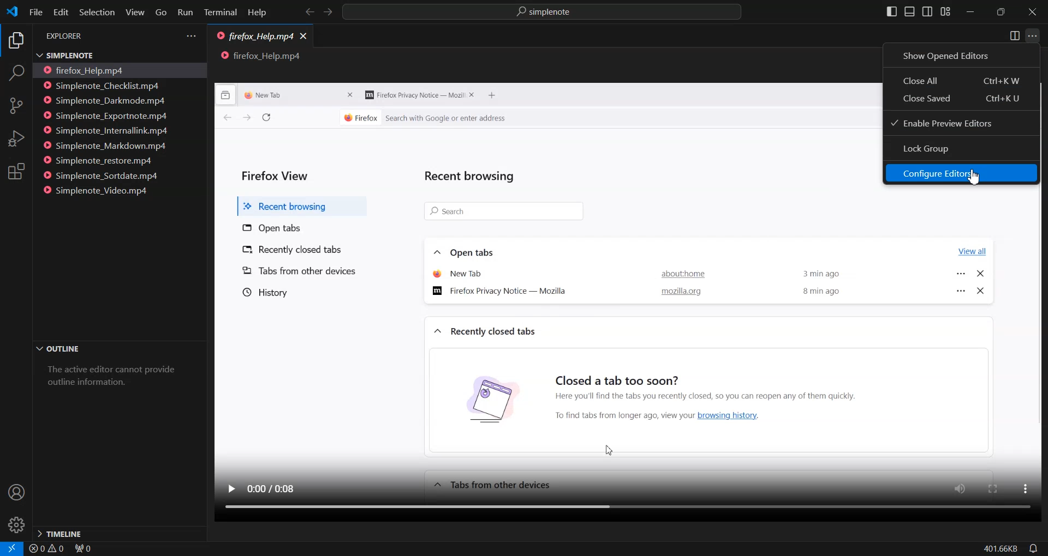 This screenshot has height=556, width=1048. I want to click on ) Simplenote_Markdown.mp4, so click(104, 146).